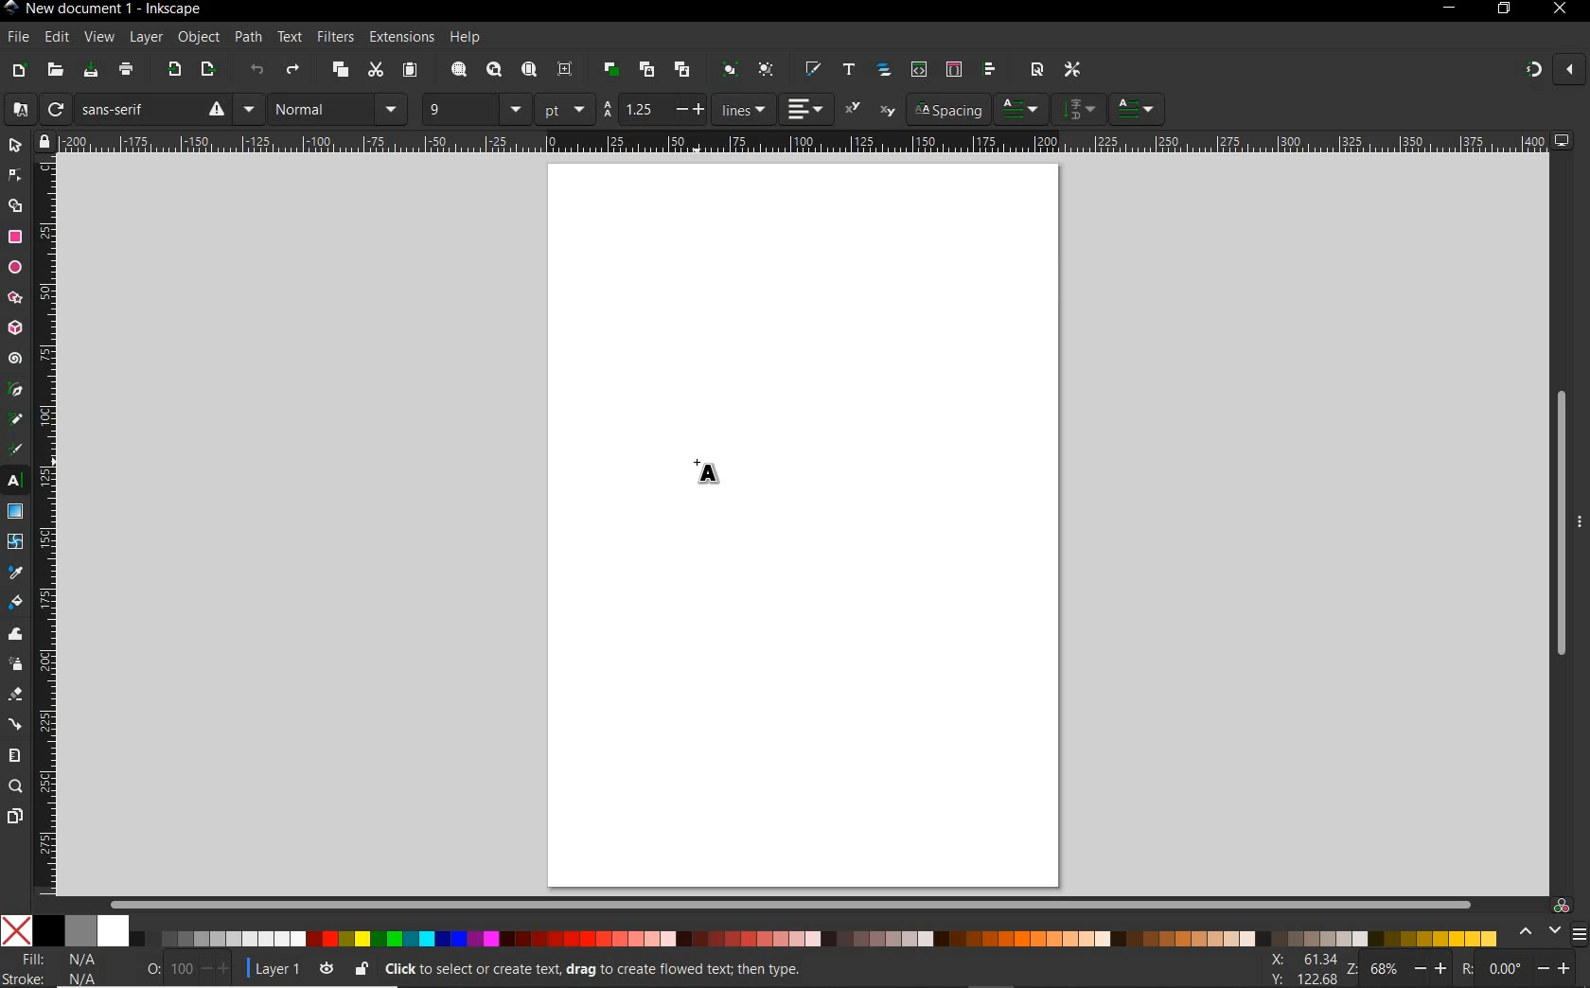 The width and height of the screenshot is (1590, 988). I want to click on zoom center page, so click(566, 69).